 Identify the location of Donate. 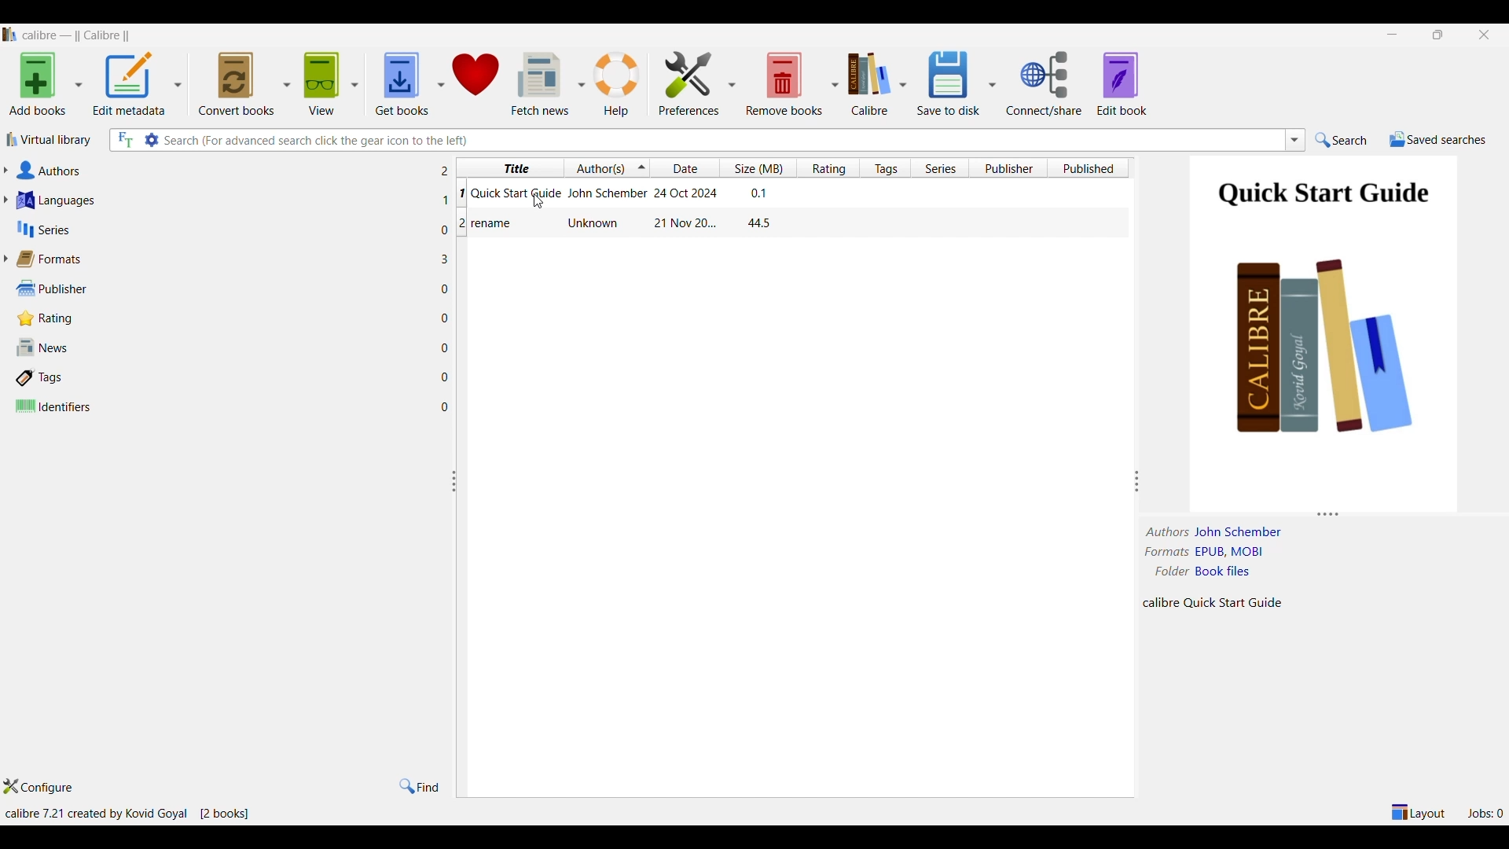
(476, 83).